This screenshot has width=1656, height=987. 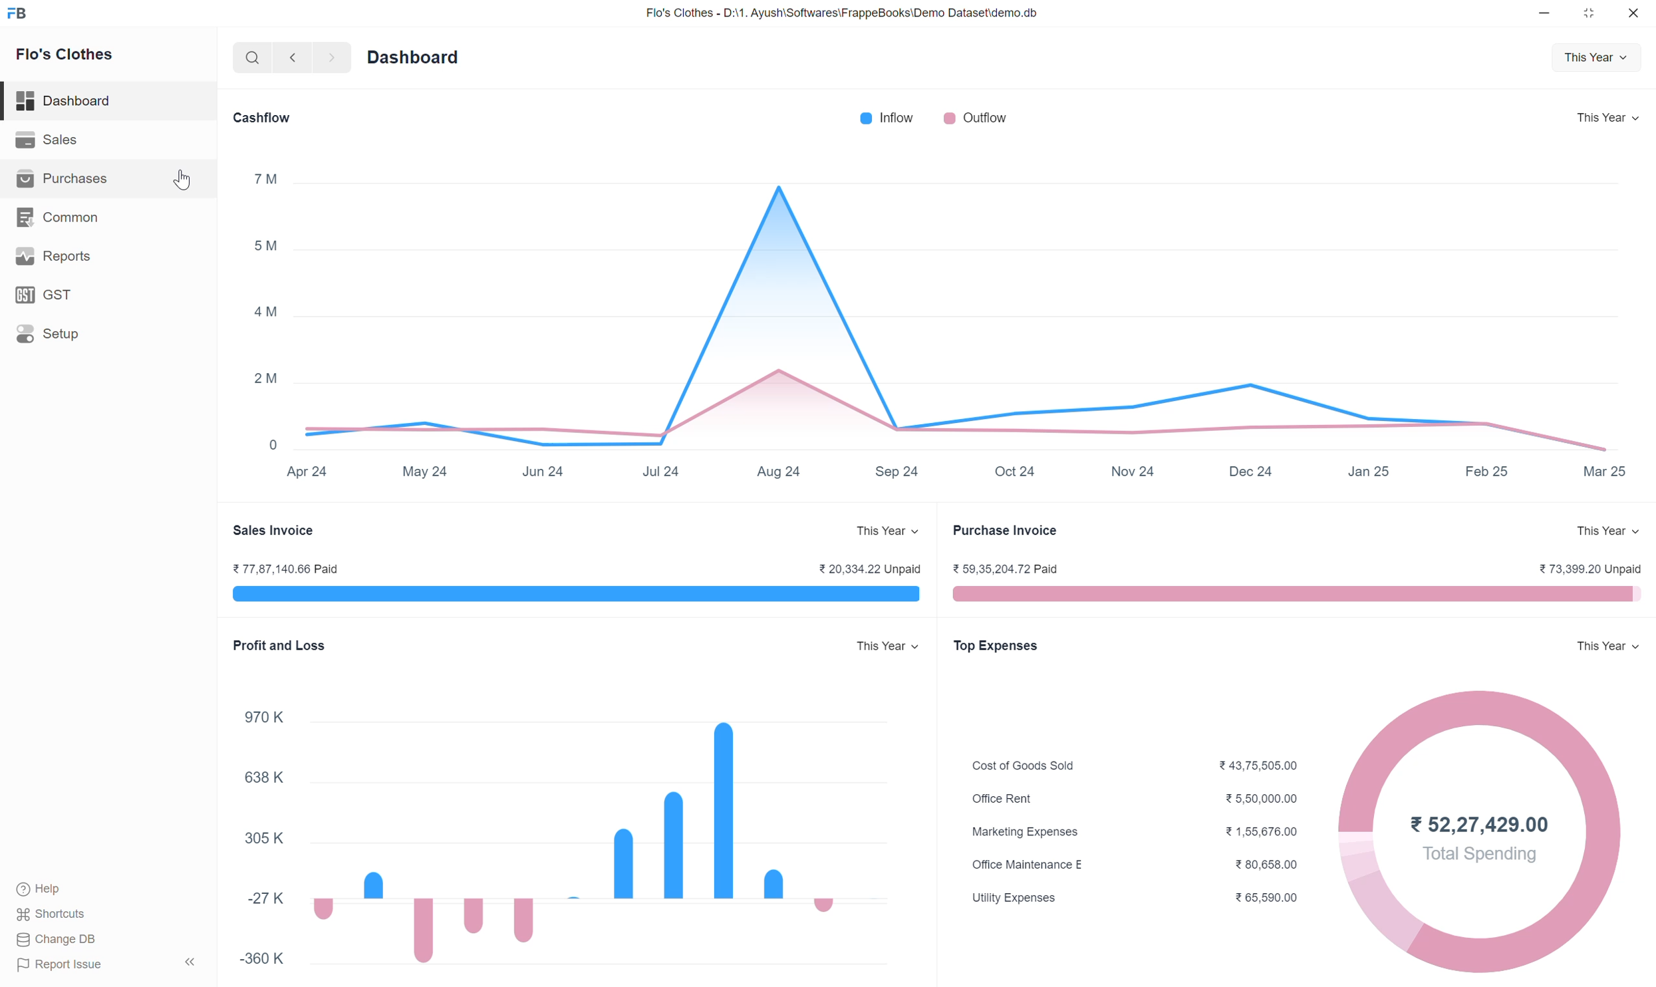 I want to click on minimize, so click(x=1545, y=17).